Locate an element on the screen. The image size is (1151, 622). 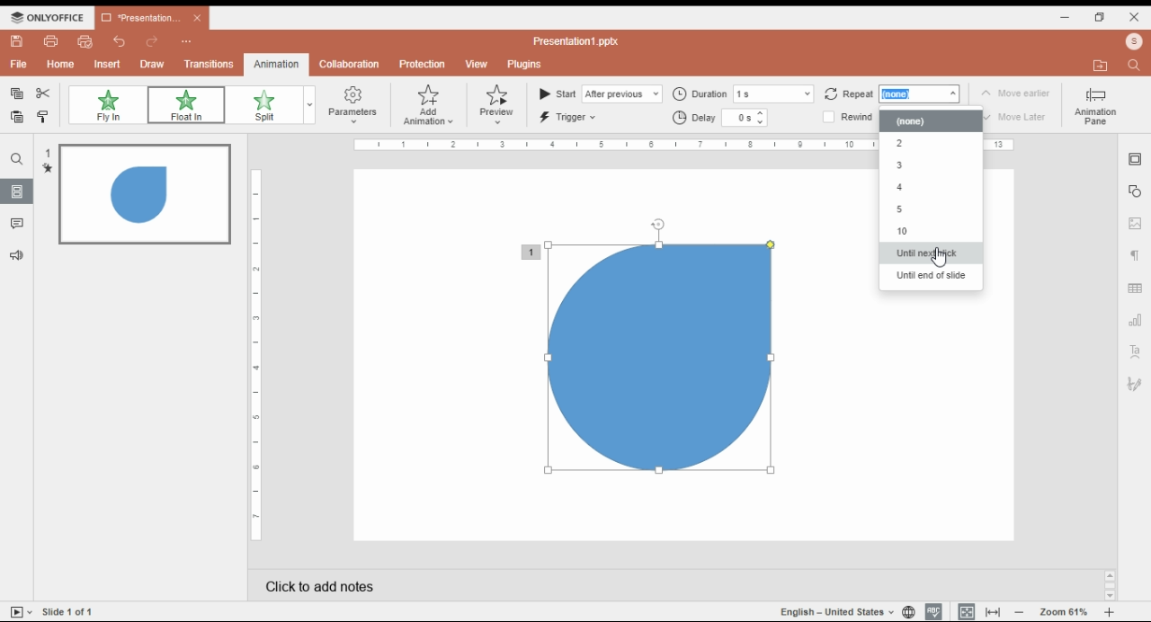
mouse pointer is located at coordinates (941, 255).